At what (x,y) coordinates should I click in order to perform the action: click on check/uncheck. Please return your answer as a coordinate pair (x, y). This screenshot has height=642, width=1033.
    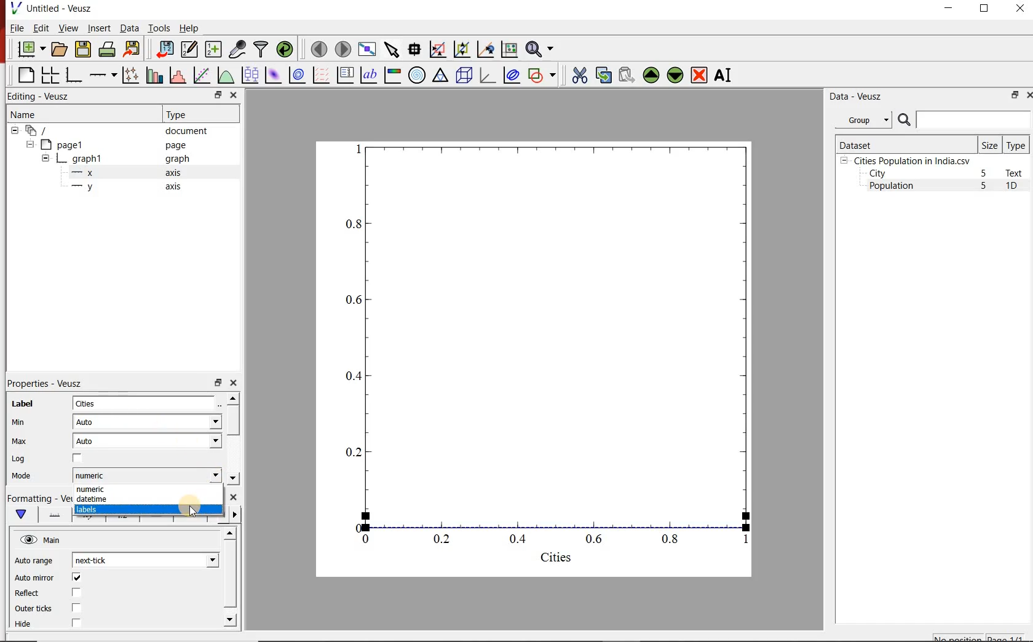
    Looking at the image, I should click on (77, 458).